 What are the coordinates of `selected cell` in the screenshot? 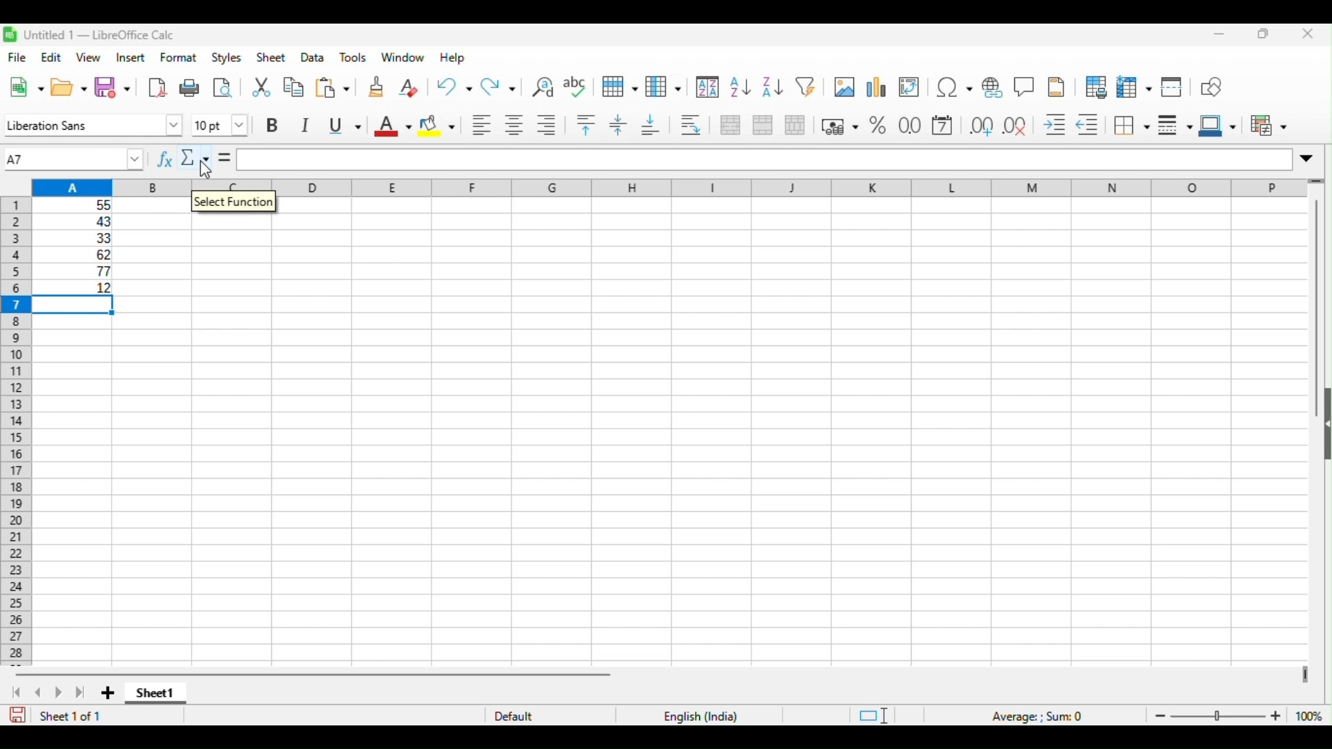 It's located at (74, 307).